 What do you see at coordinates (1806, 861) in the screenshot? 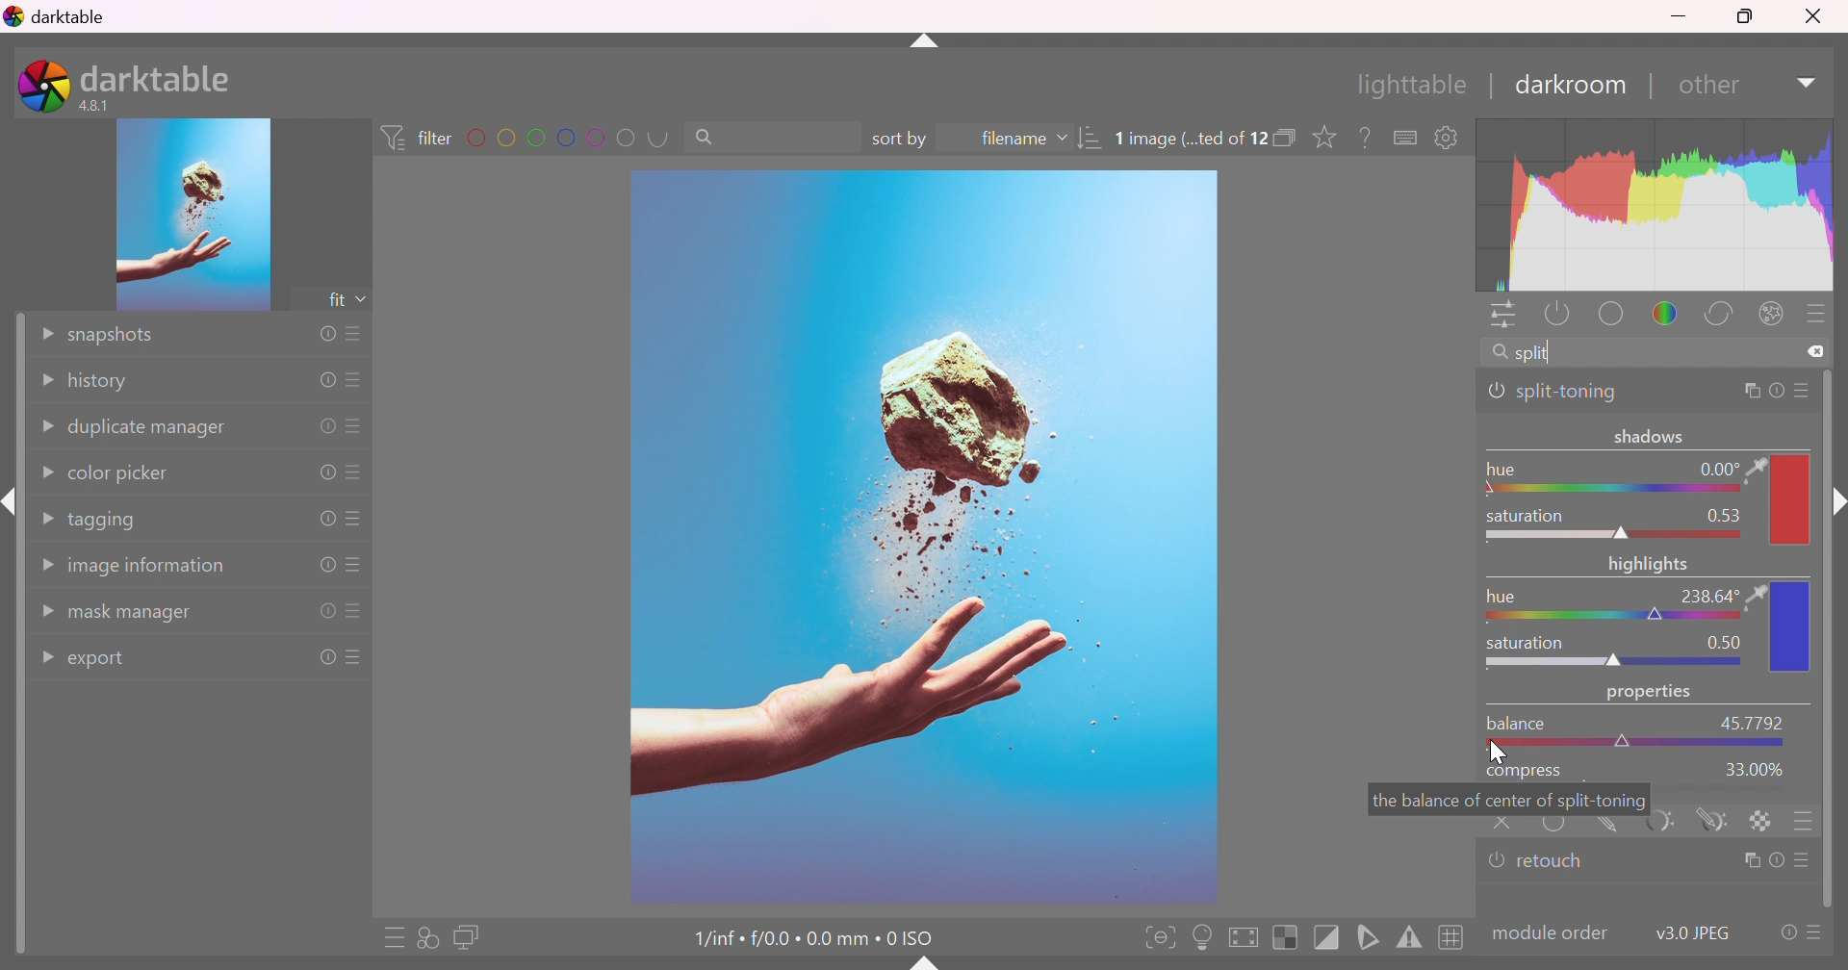
I see `presets` at bounding box center [1806, 861].